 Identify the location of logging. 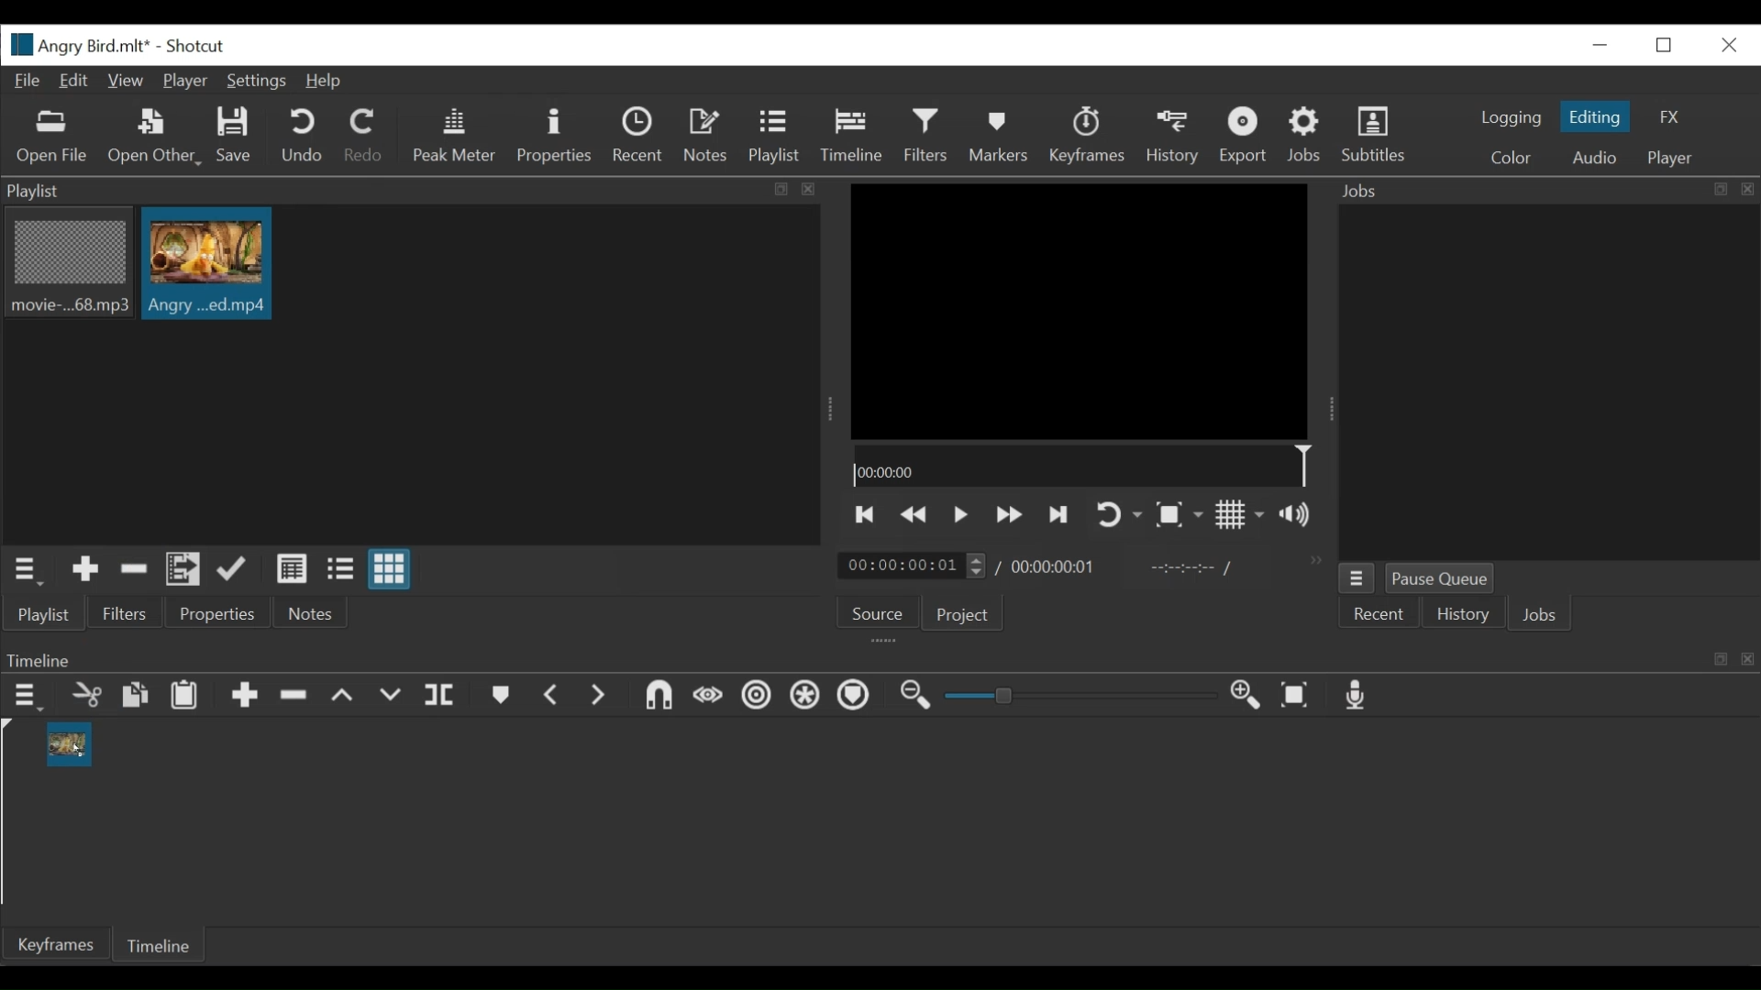
(1506, 118).